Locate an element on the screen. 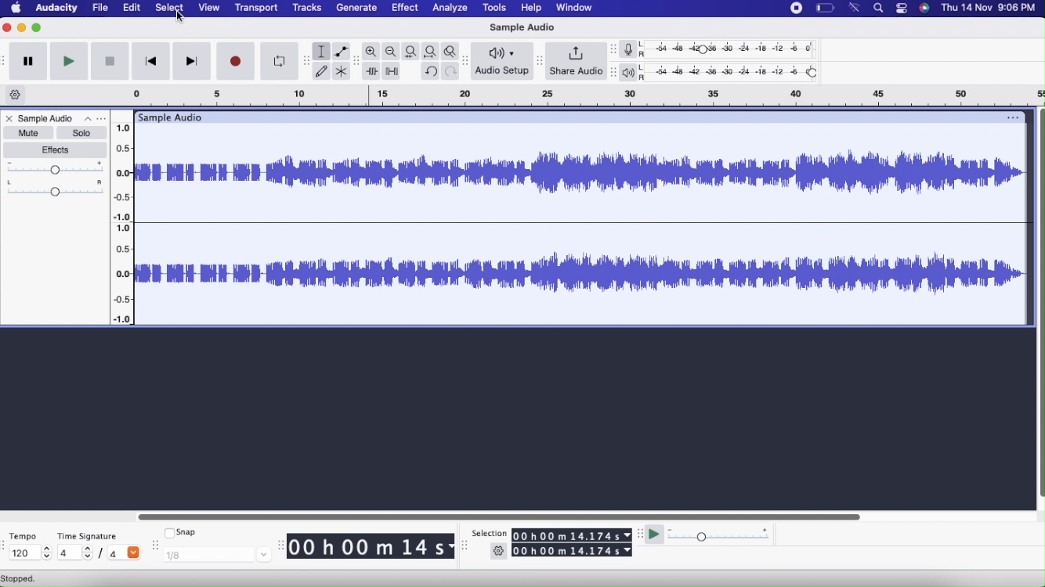  Date & time is located at coordinates (989, 8).